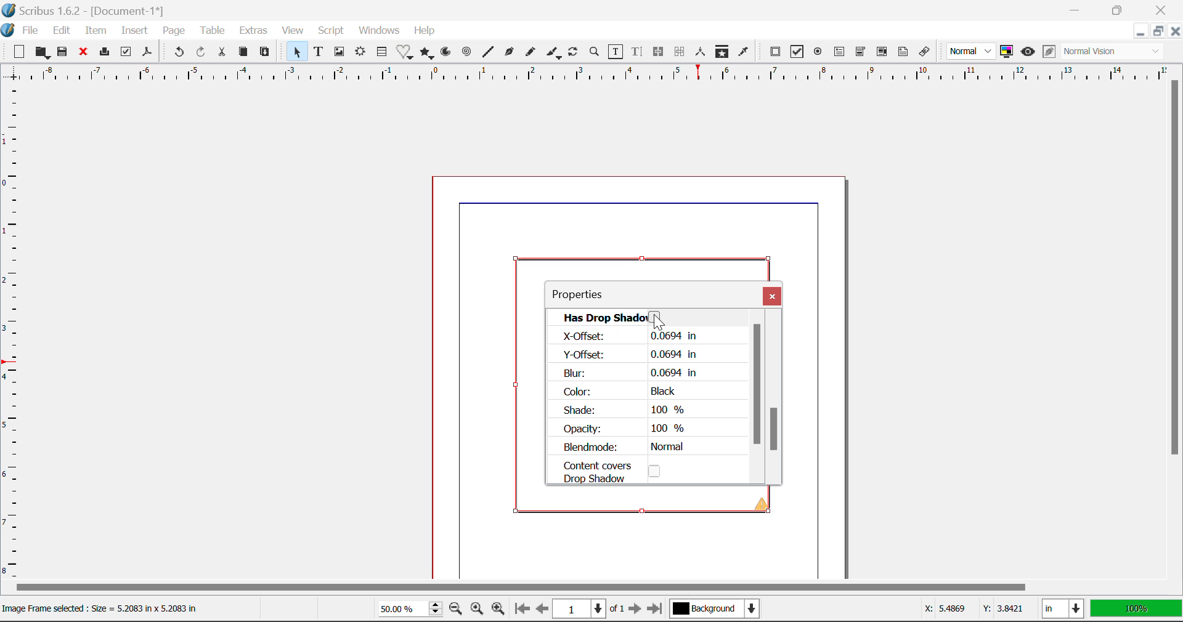  What do you see at coordinates (861, 54) in the screenshot?
I see `Pdf Combo box` at bounding box center [861, 54].